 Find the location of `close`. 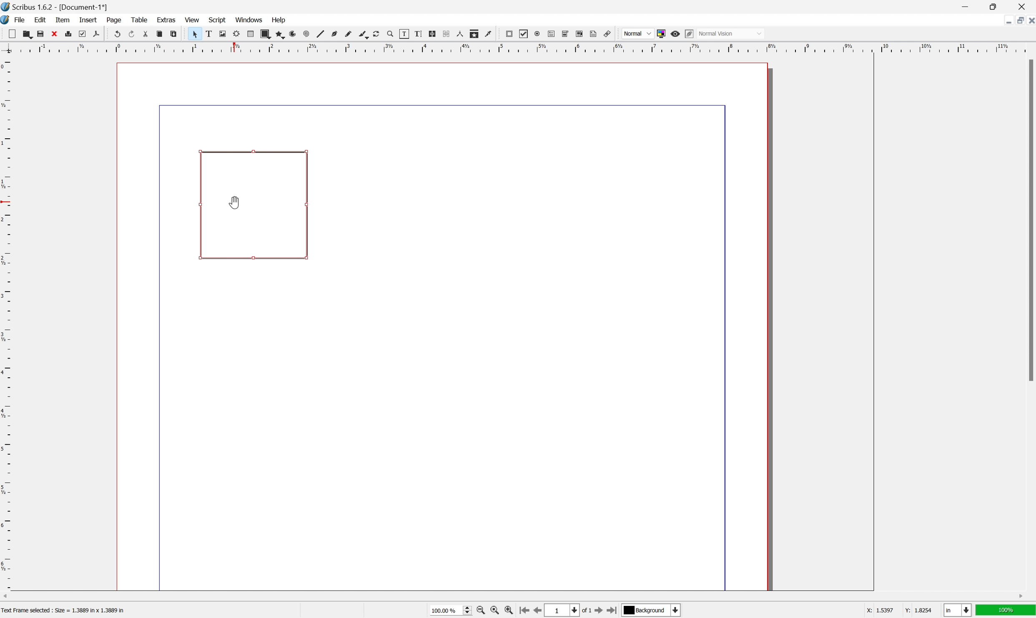

close is located at coordinates (1029, 22).